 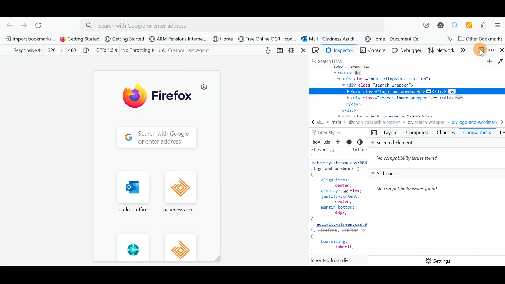 What do you see at coordinates (340, 143) in the screenshot?
I see `Add new rule` at bounding box center [340, 143].